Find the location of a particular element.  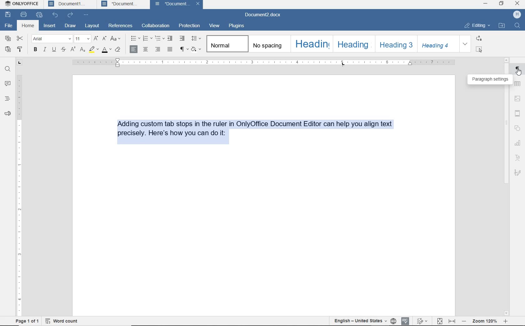

numbering is located at coordinates (147, 39).